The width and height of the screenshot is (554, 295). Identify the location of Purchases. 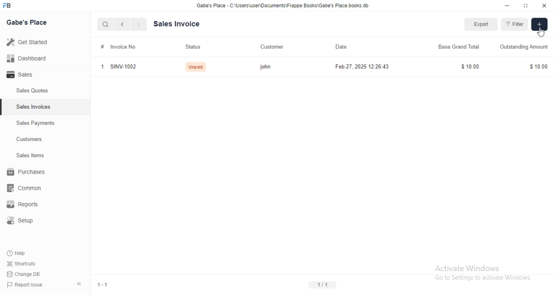
(28, 173).